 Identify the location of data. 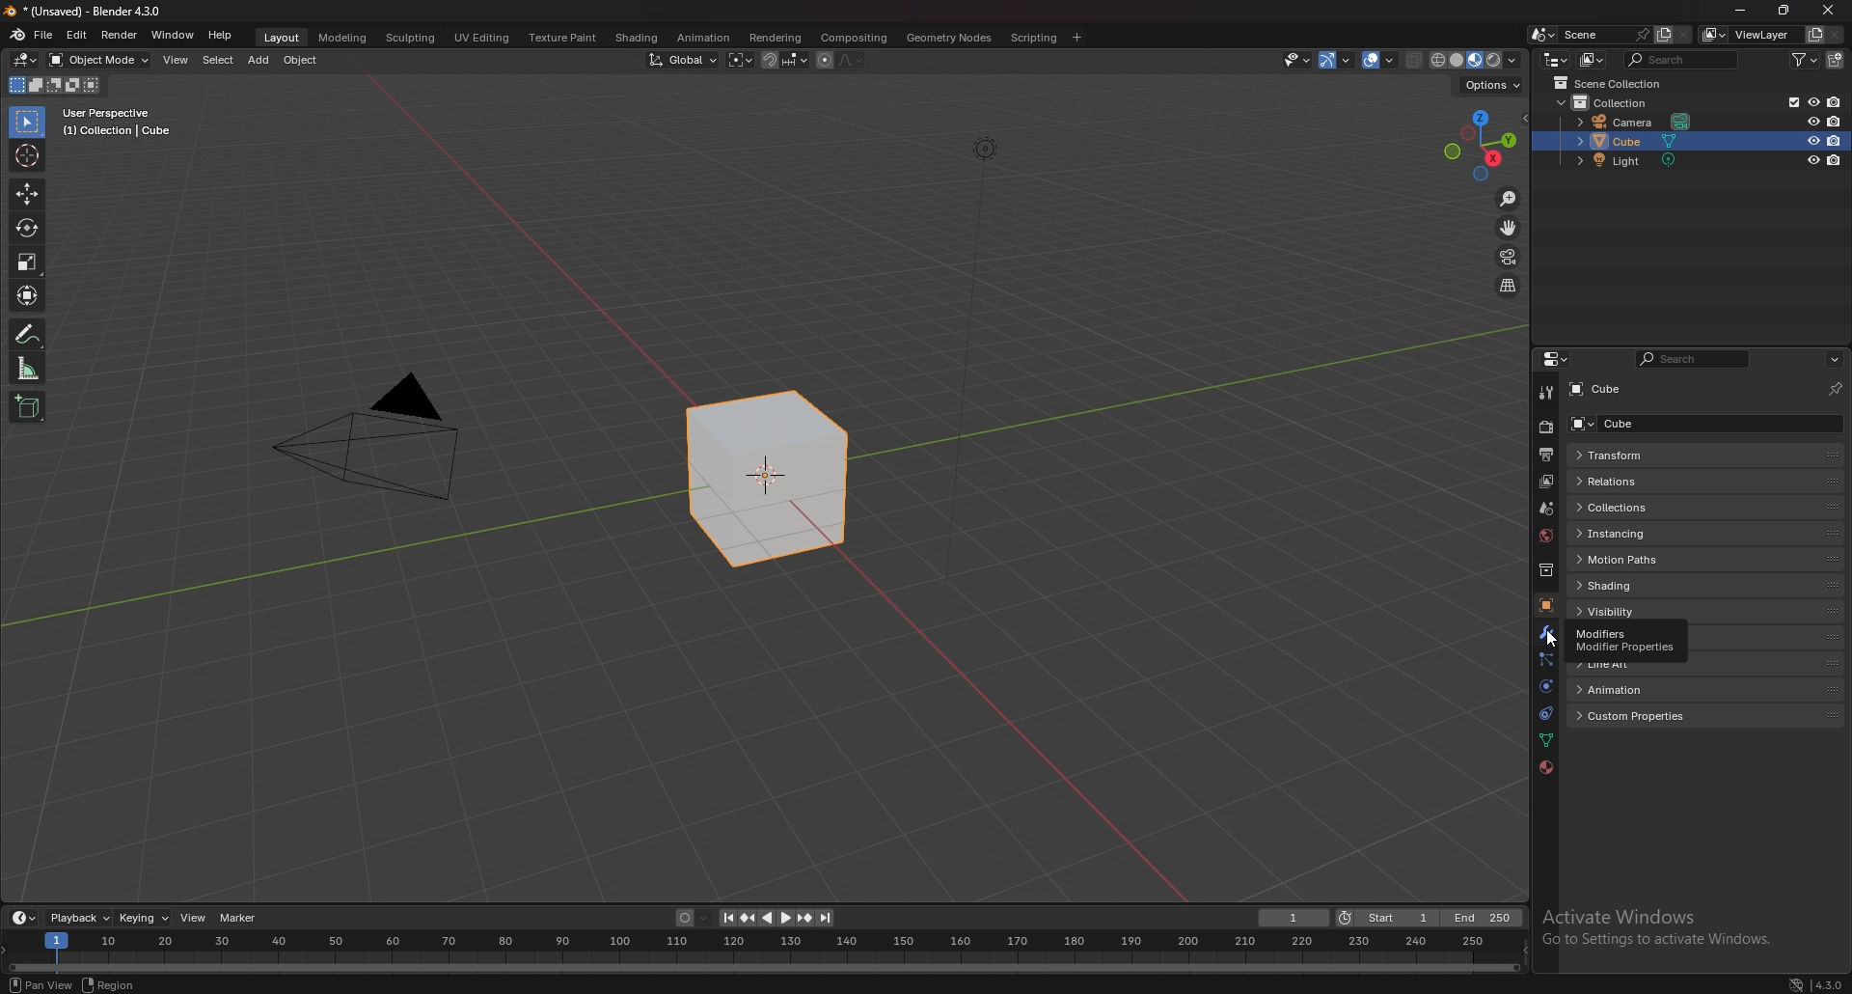
(1544, 740).